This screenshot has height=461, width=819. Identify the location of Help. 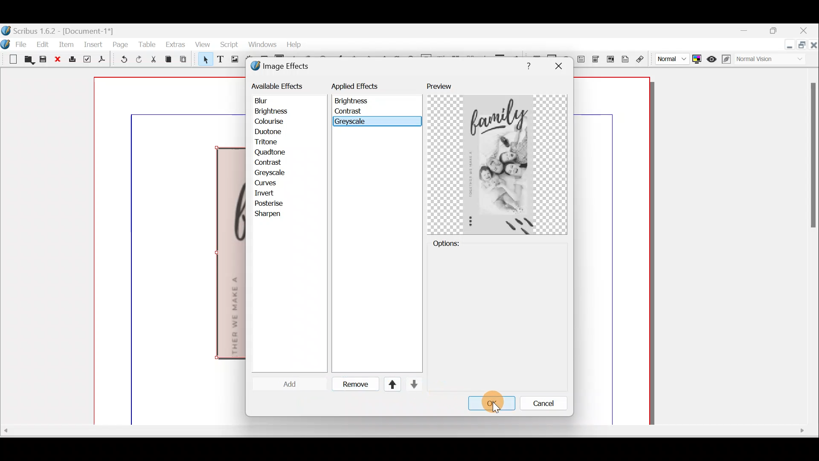
(529, 65).